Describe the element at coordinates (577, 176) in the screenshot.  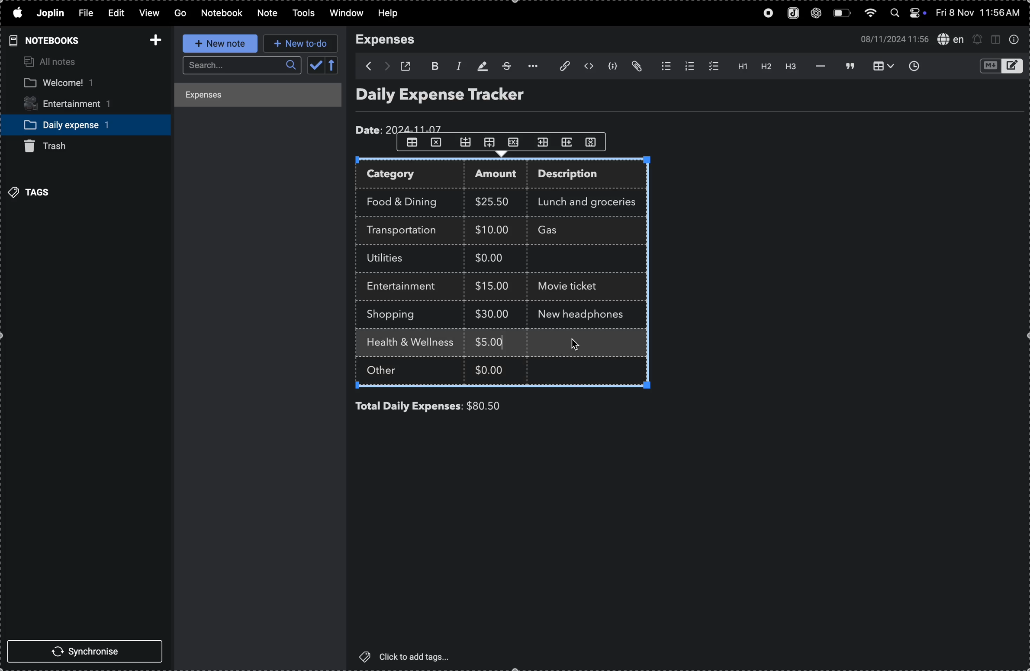
I see `description` at that location.